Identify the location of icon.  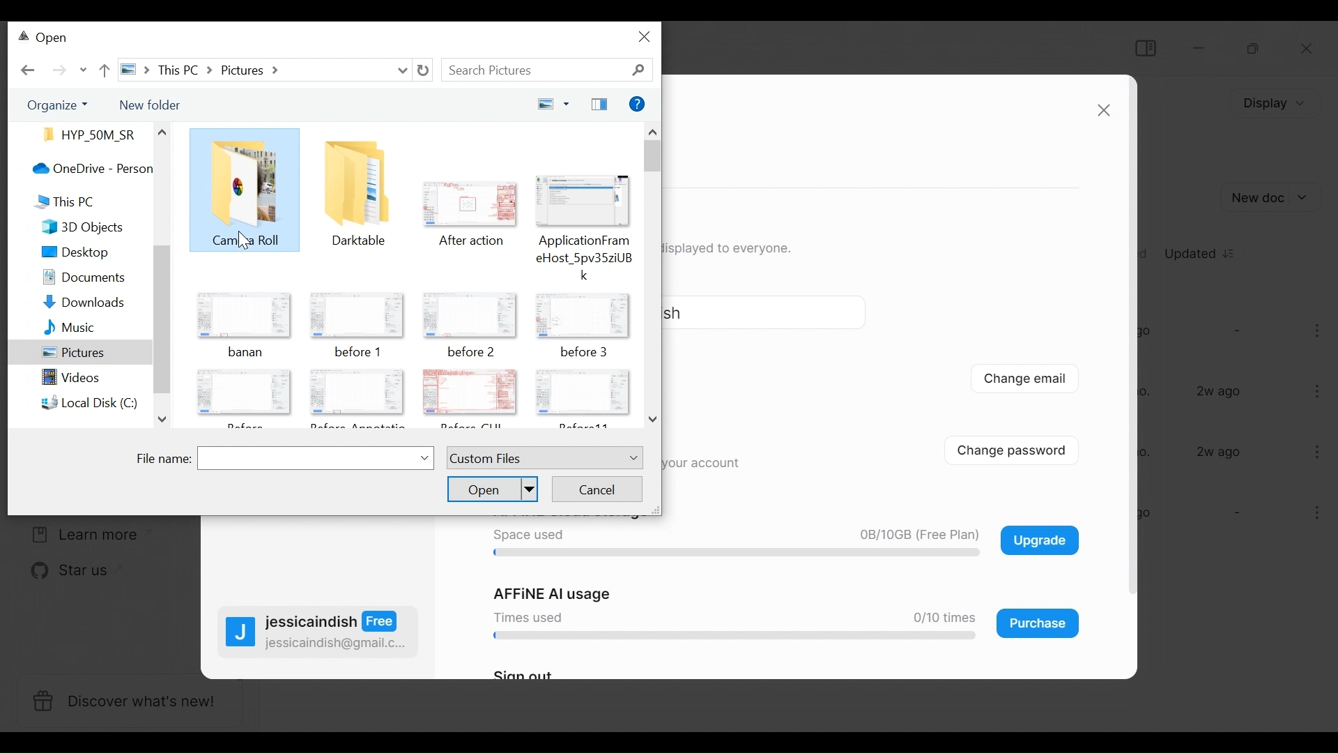
(244, 394).